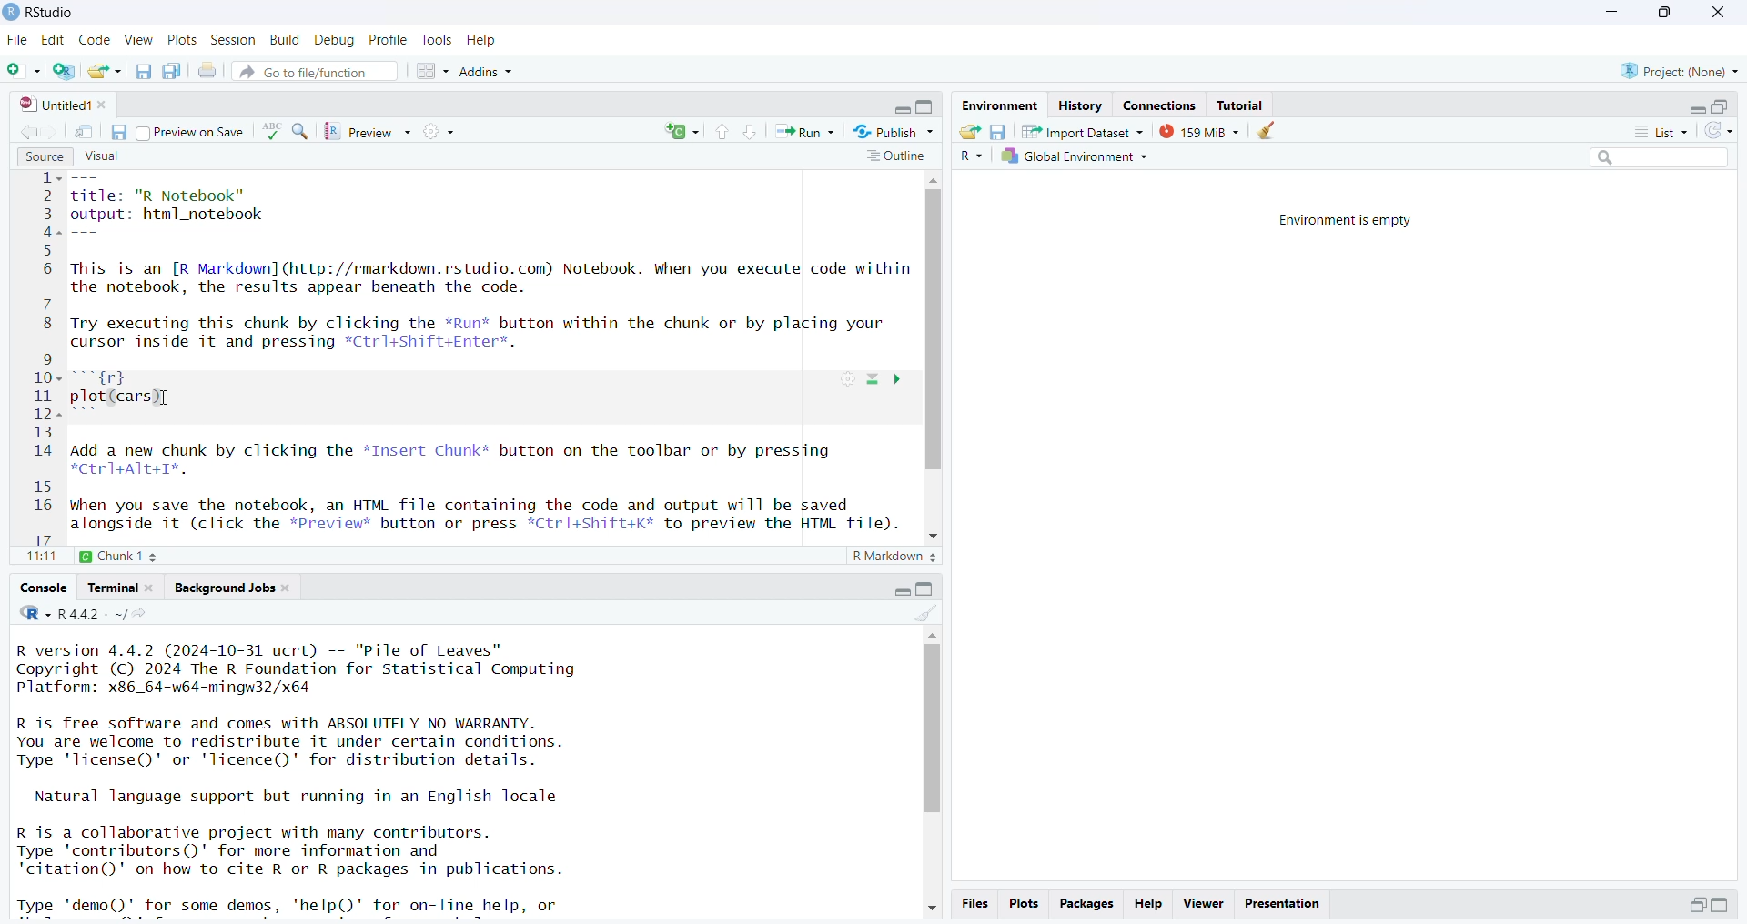  What do you see at coordinates (487, 74) in the screenshot?
I see `Addins` at bounding box center [487, 74].